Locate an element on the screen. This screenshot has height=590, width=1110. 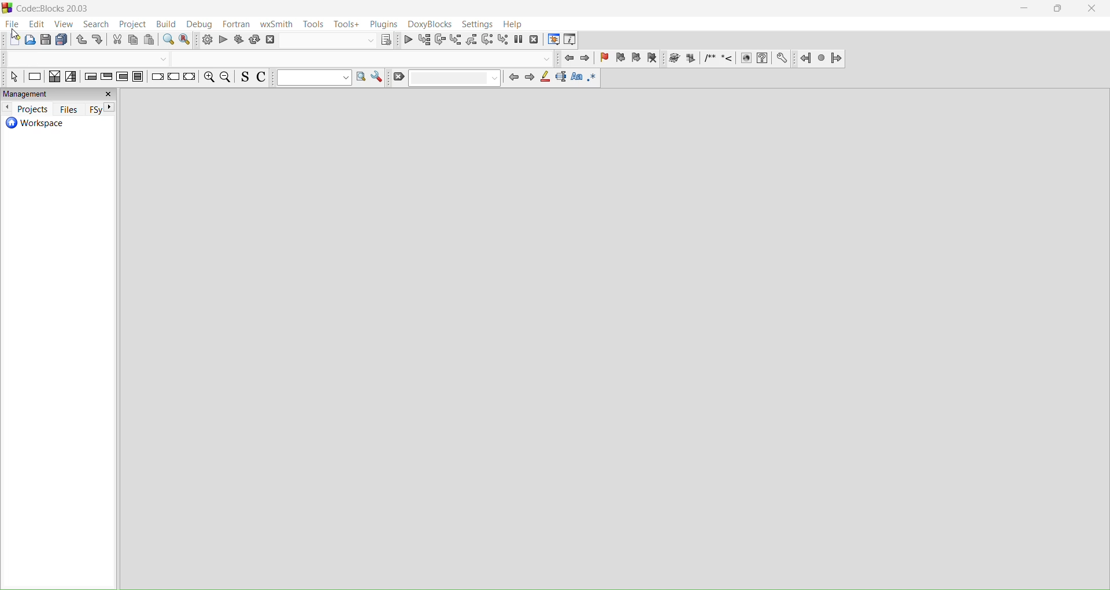
block instruction is located at coordinates (138, 79).